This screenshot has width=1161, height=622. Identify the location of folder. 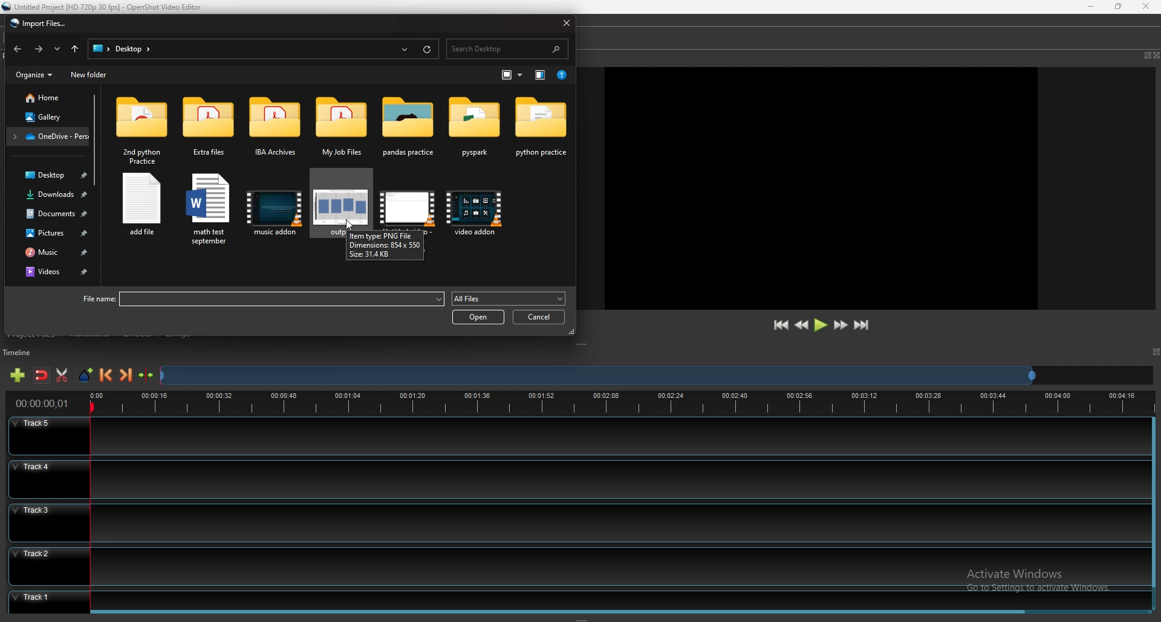
(541, 132).